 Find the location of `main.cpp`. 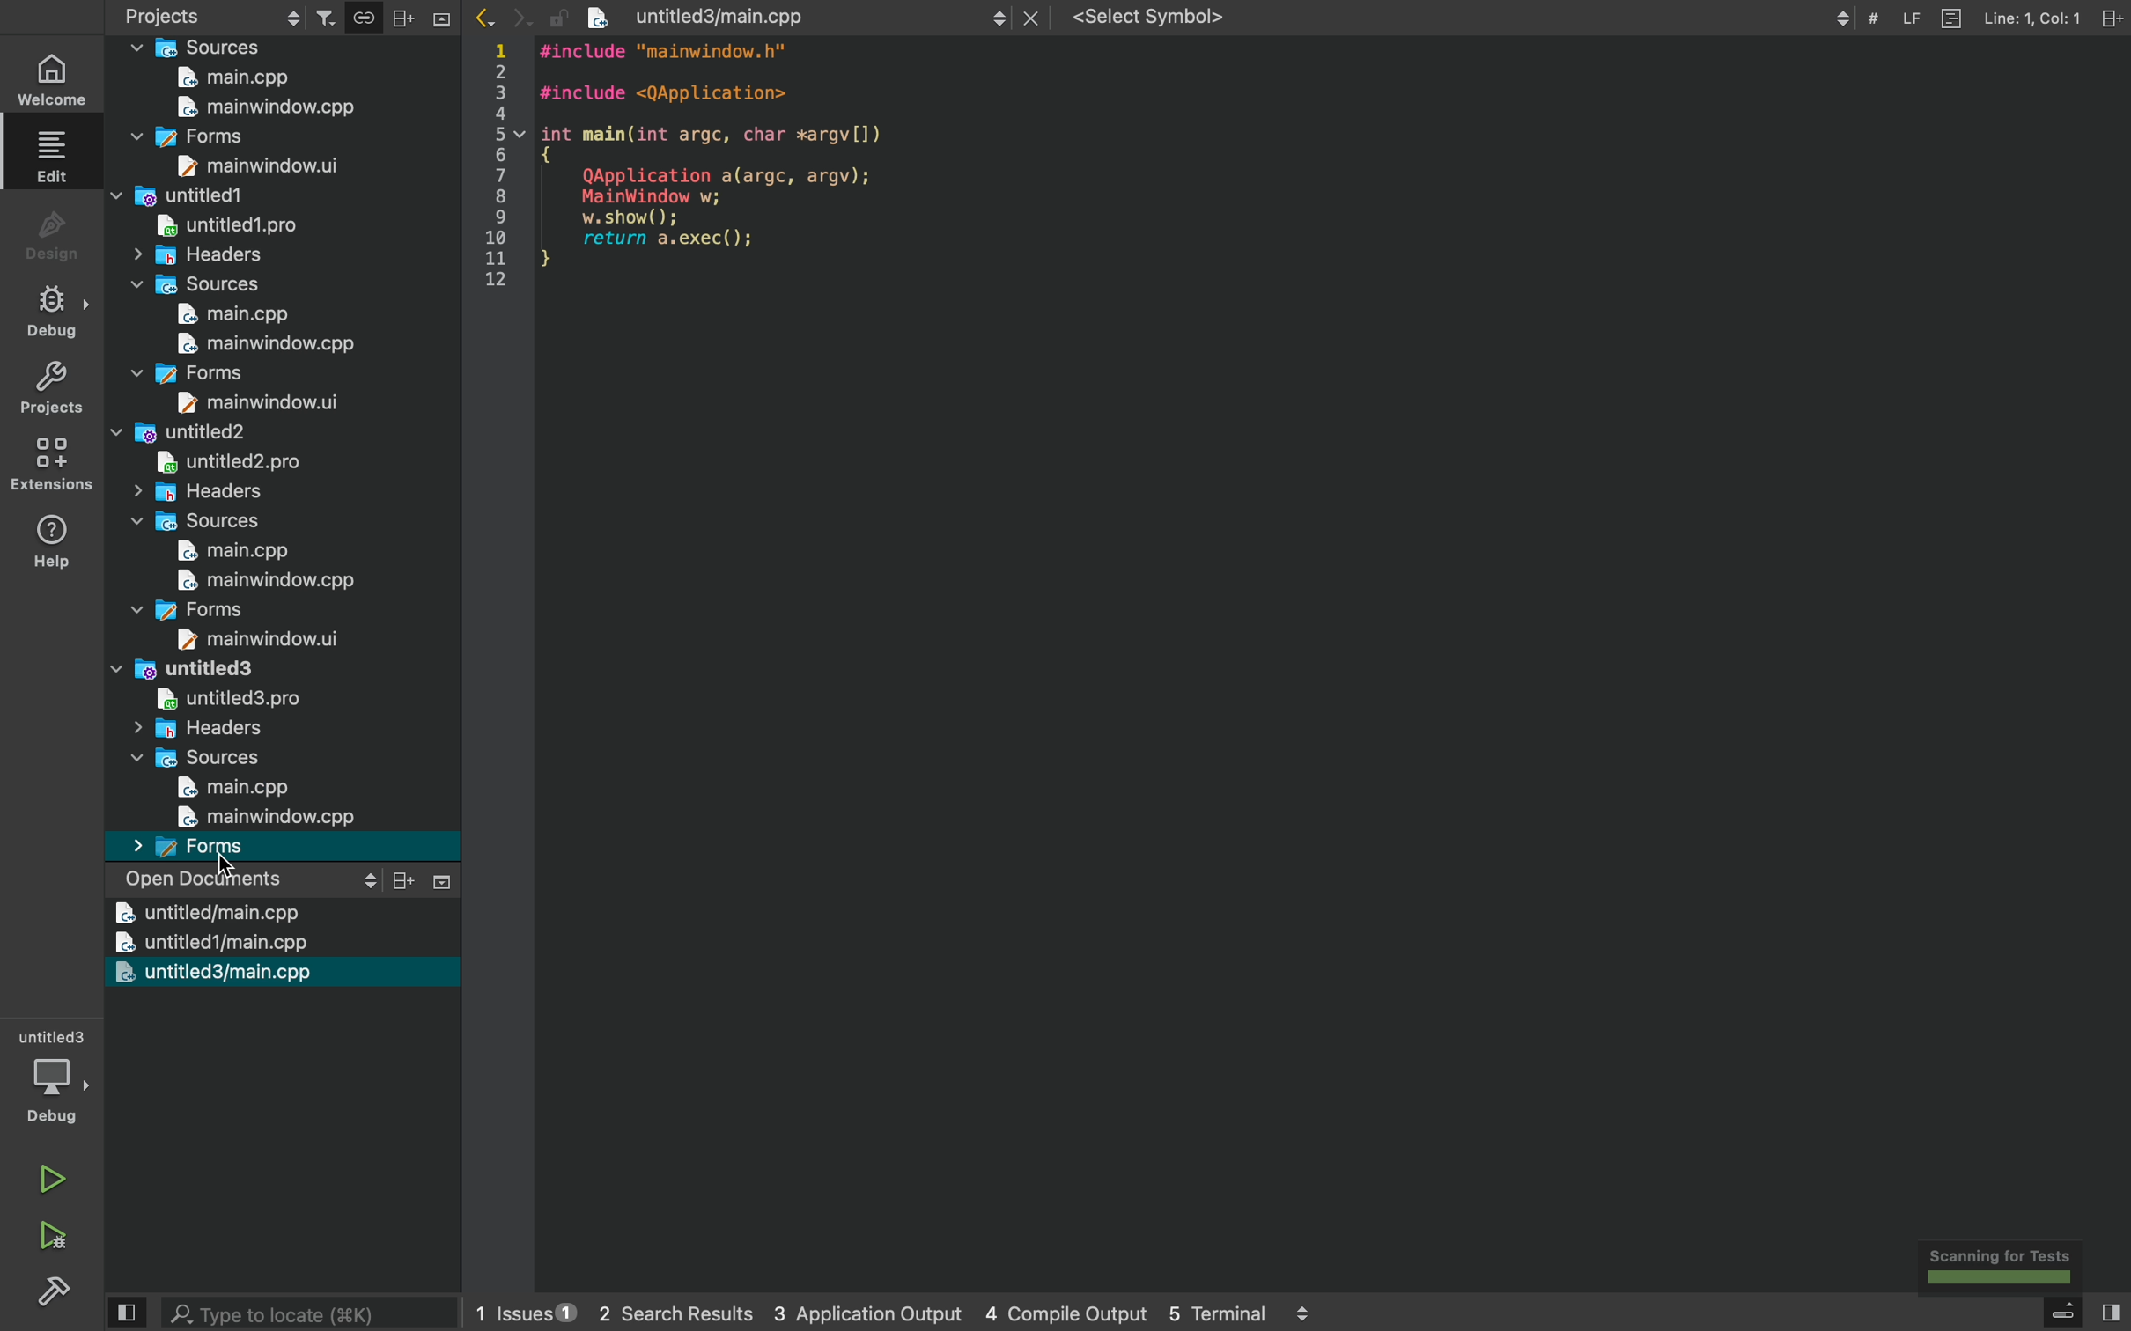

main.cpp is located at coordinates (234, 551).